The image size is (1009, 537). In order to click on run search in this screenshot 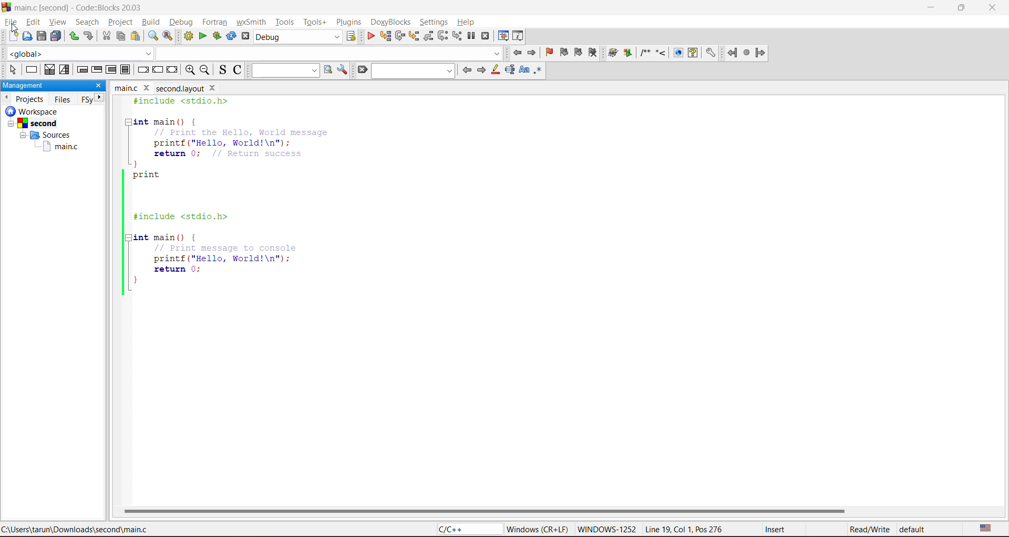, I will do `click(330, 71)`.